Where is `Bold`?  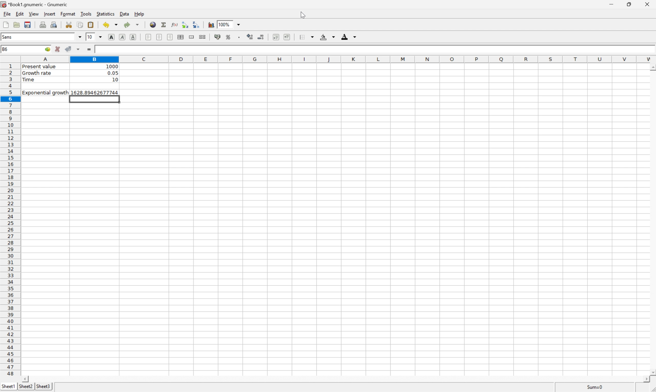
Bold is located at coordinates (112, 37).